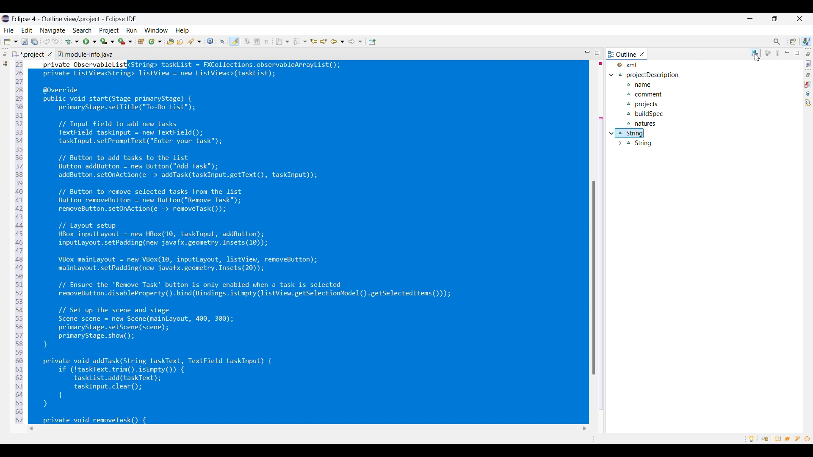  Describe the element at coordinates (769, 53) in the screenshot. I see `icon` at that location.